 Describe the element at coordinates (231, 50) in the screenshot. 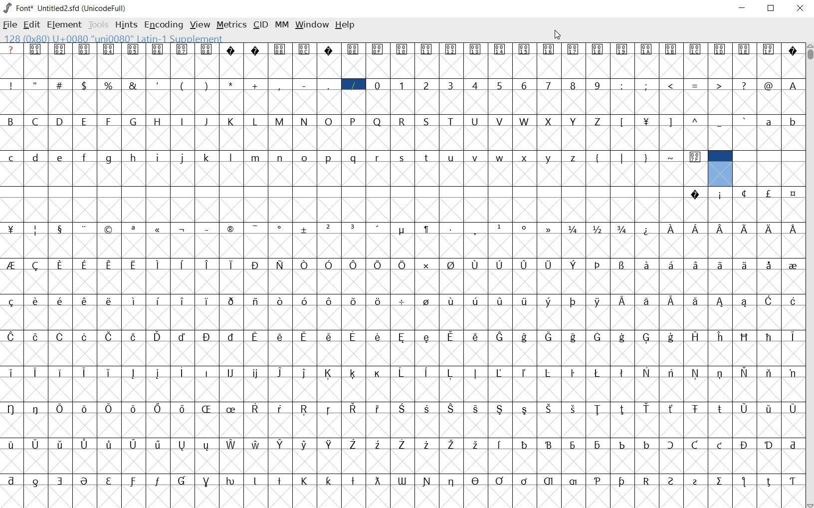

I see `Symbol` at that location.